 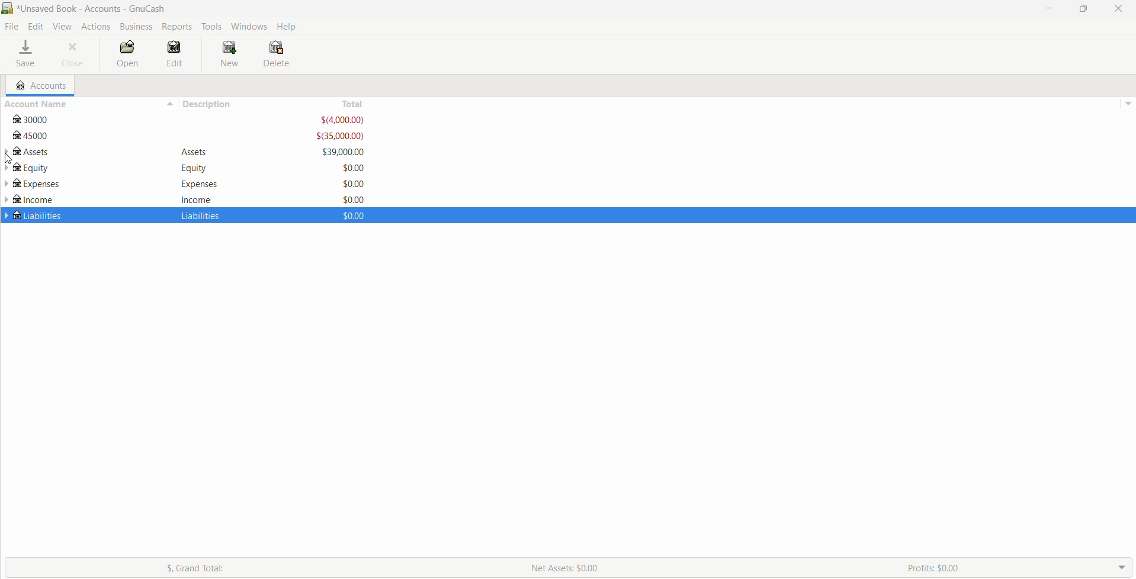 What do you see at coordinates (87, 168) in the screenshot?
I see `Equity` at bounding box center [87, 168].